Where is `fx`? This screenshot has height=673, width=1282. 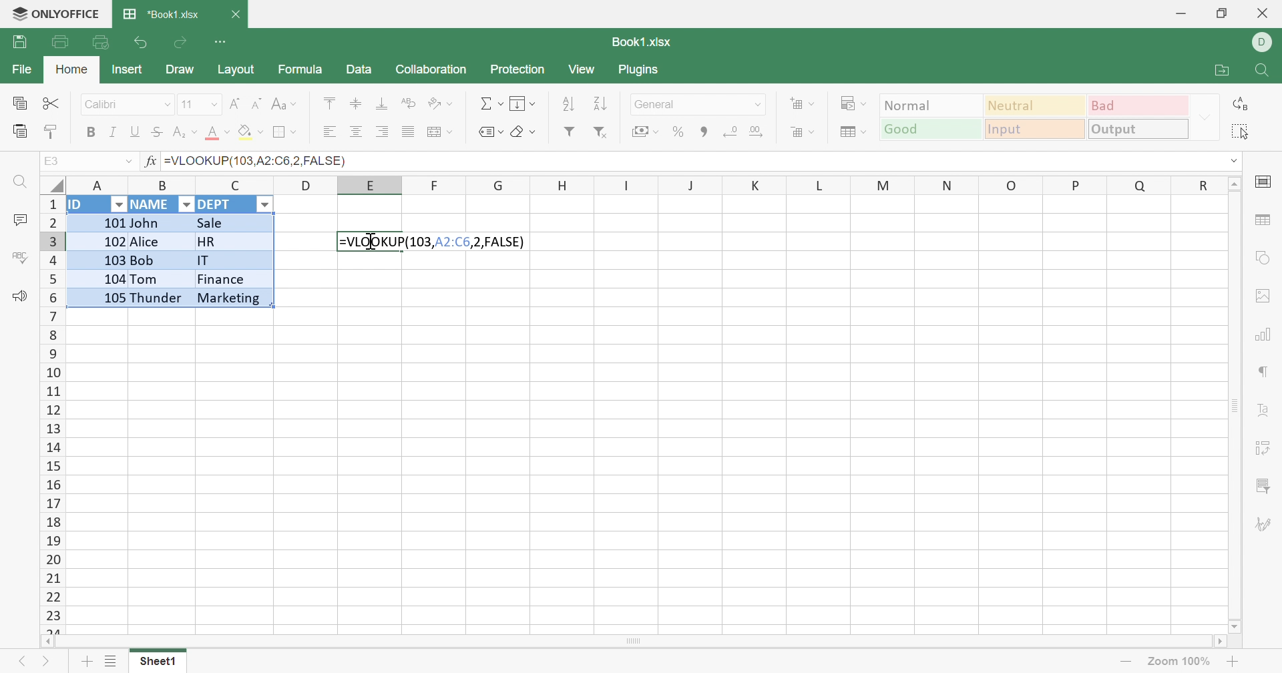 fx is located at coordinates (146, 162).